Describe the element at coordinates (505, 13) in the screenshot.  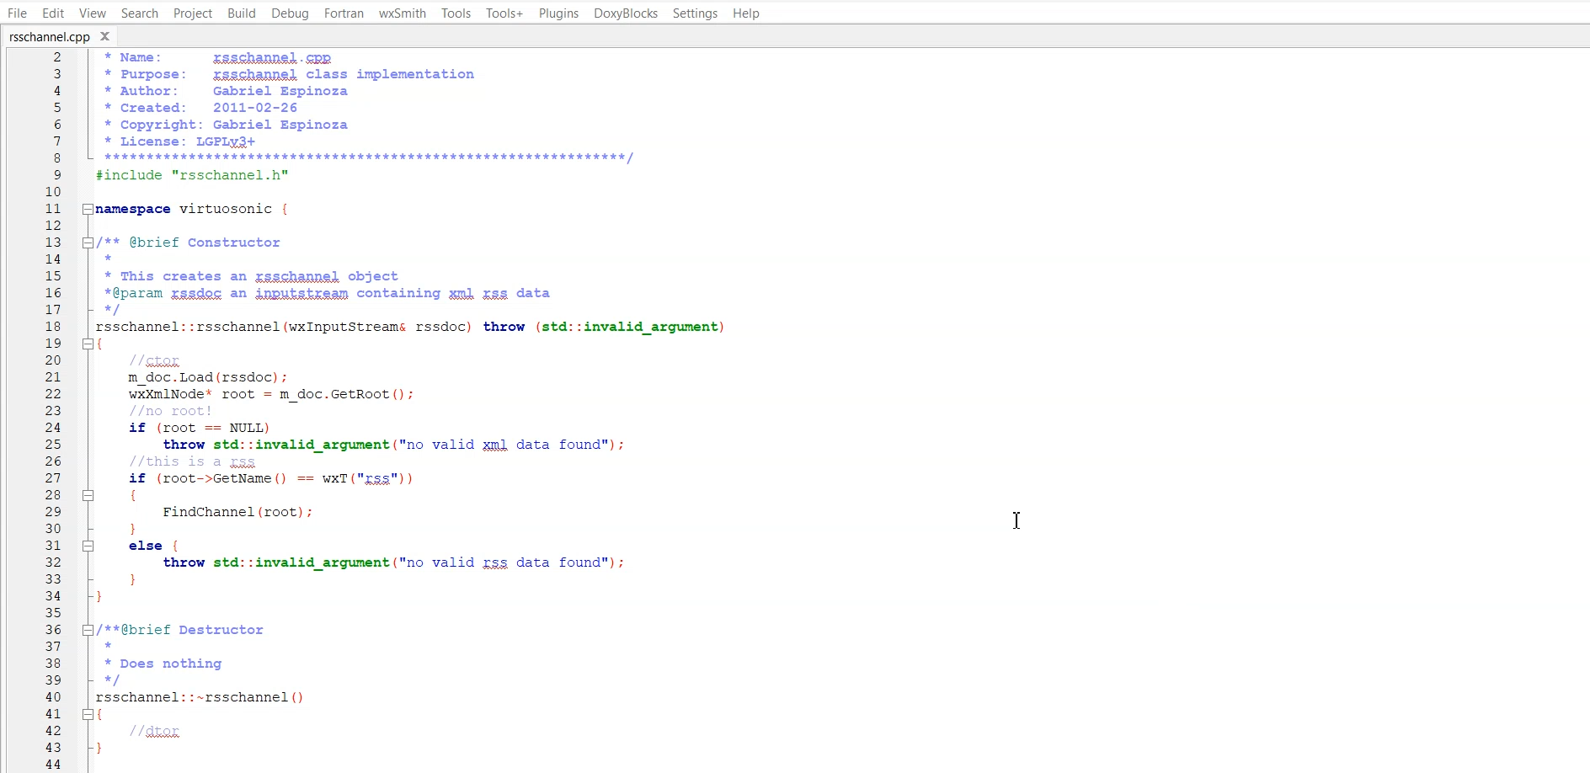
I see `Tools +` at that location.